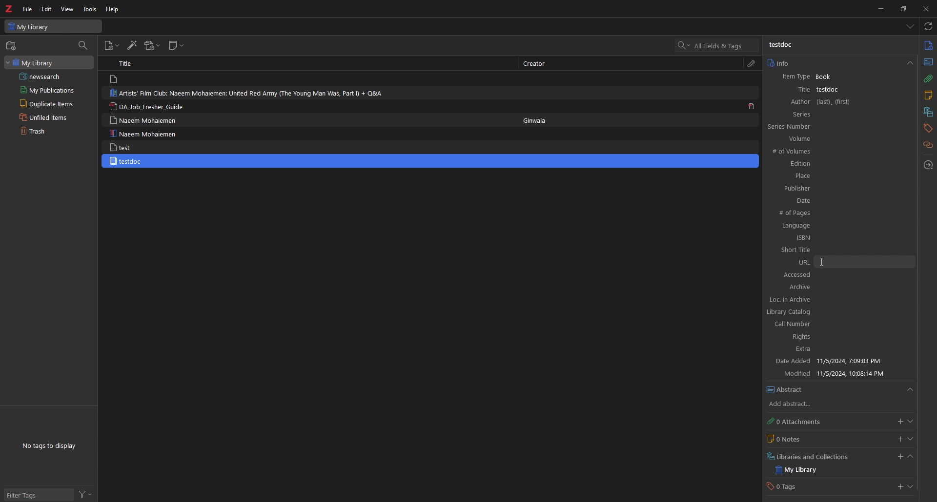 This screenshot has height=502, width=937. I want to click on logo, so click(9, 9).